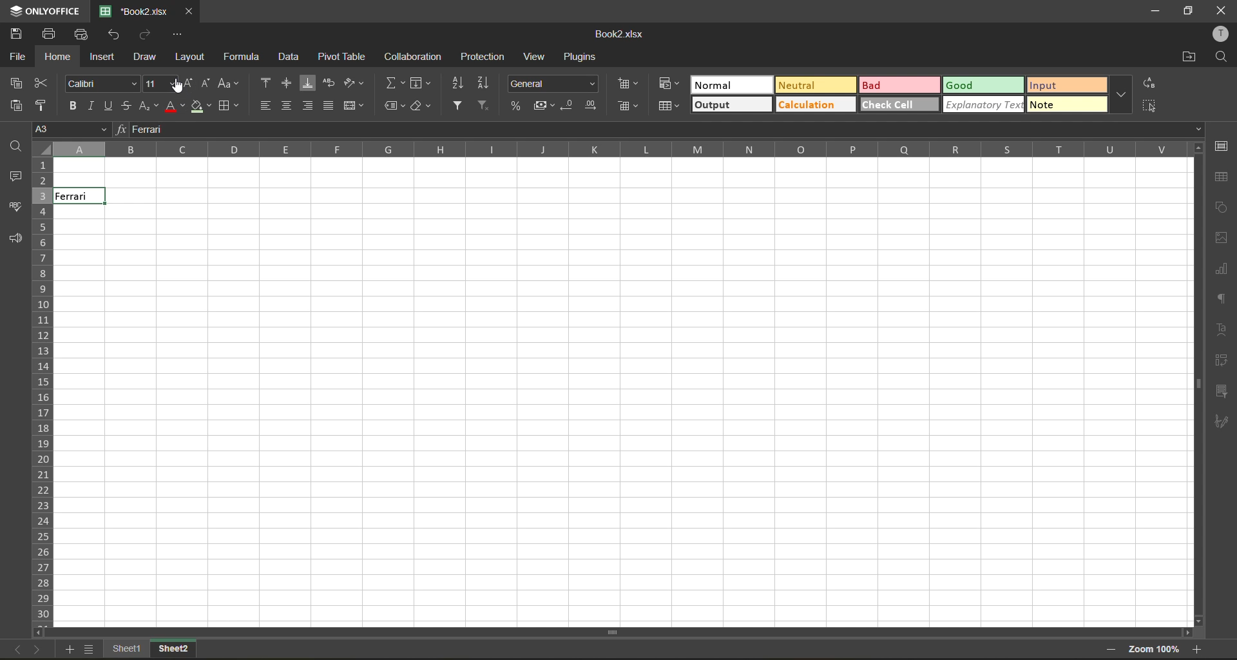  Describe the element at coordinates (15, 648) in the screenshot. I see `previous` at that location.